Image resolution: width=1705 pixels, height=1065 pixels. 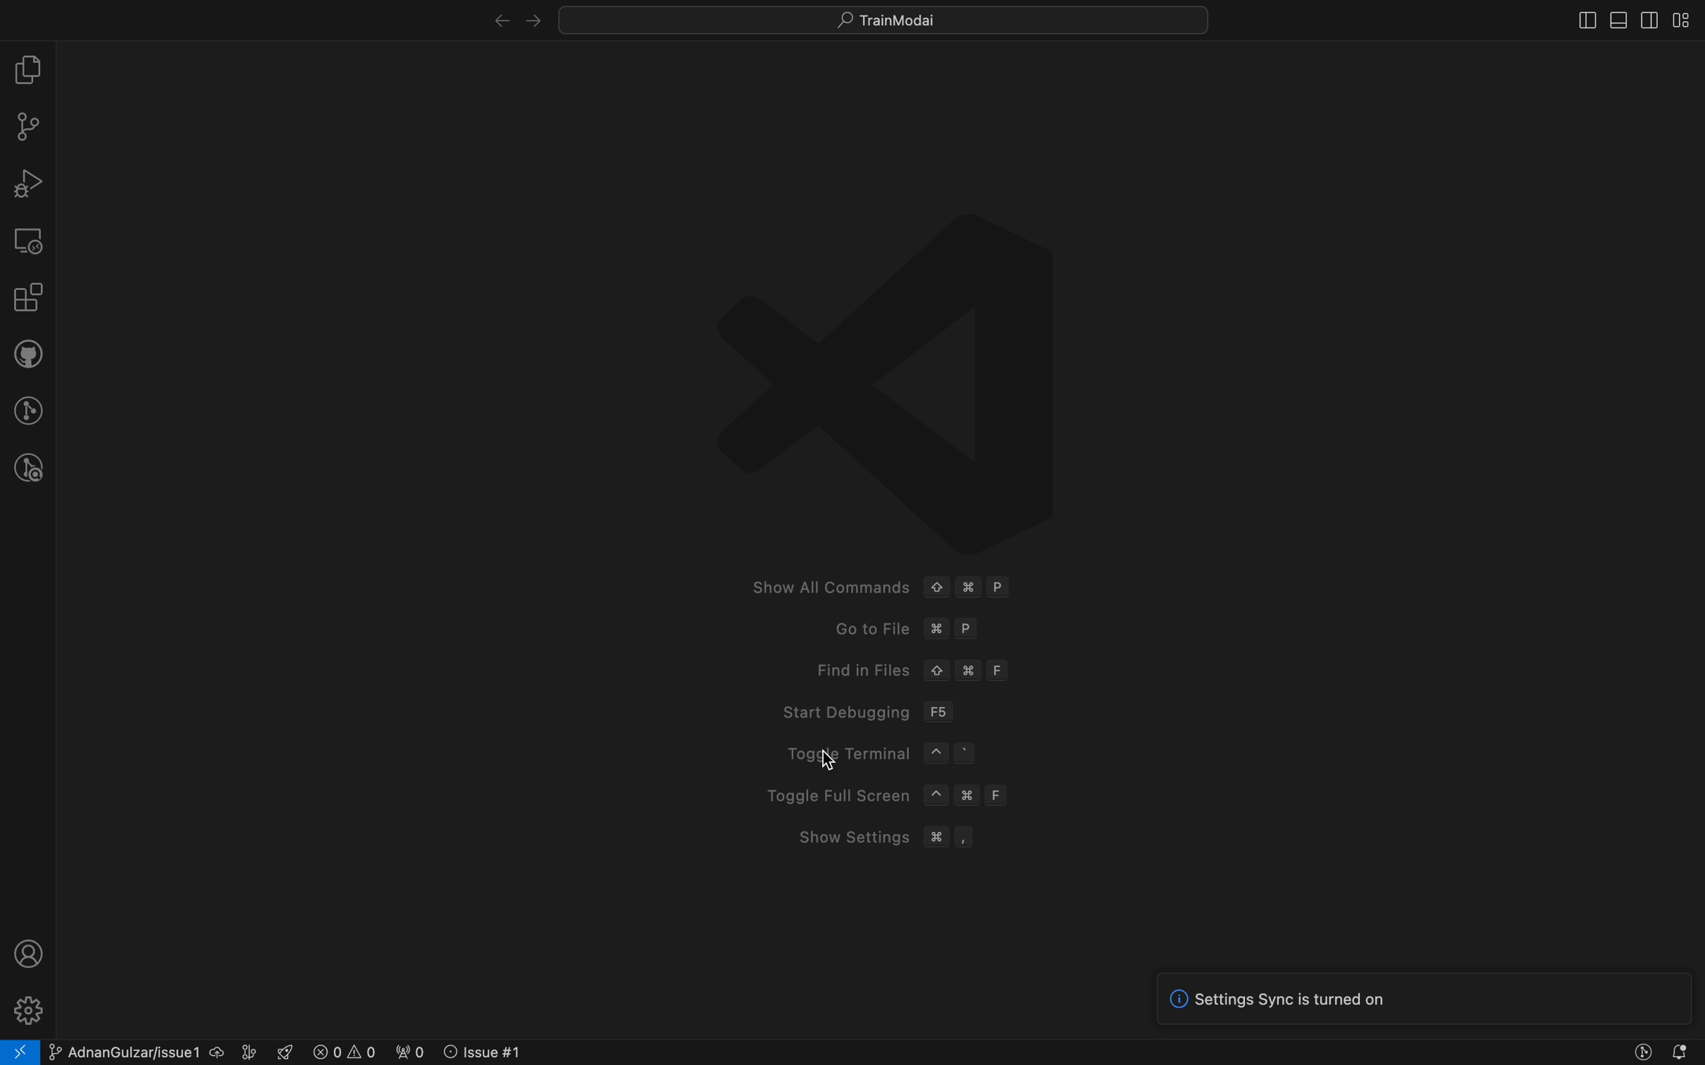 I want to click on profile, so click(x=30, y=952).